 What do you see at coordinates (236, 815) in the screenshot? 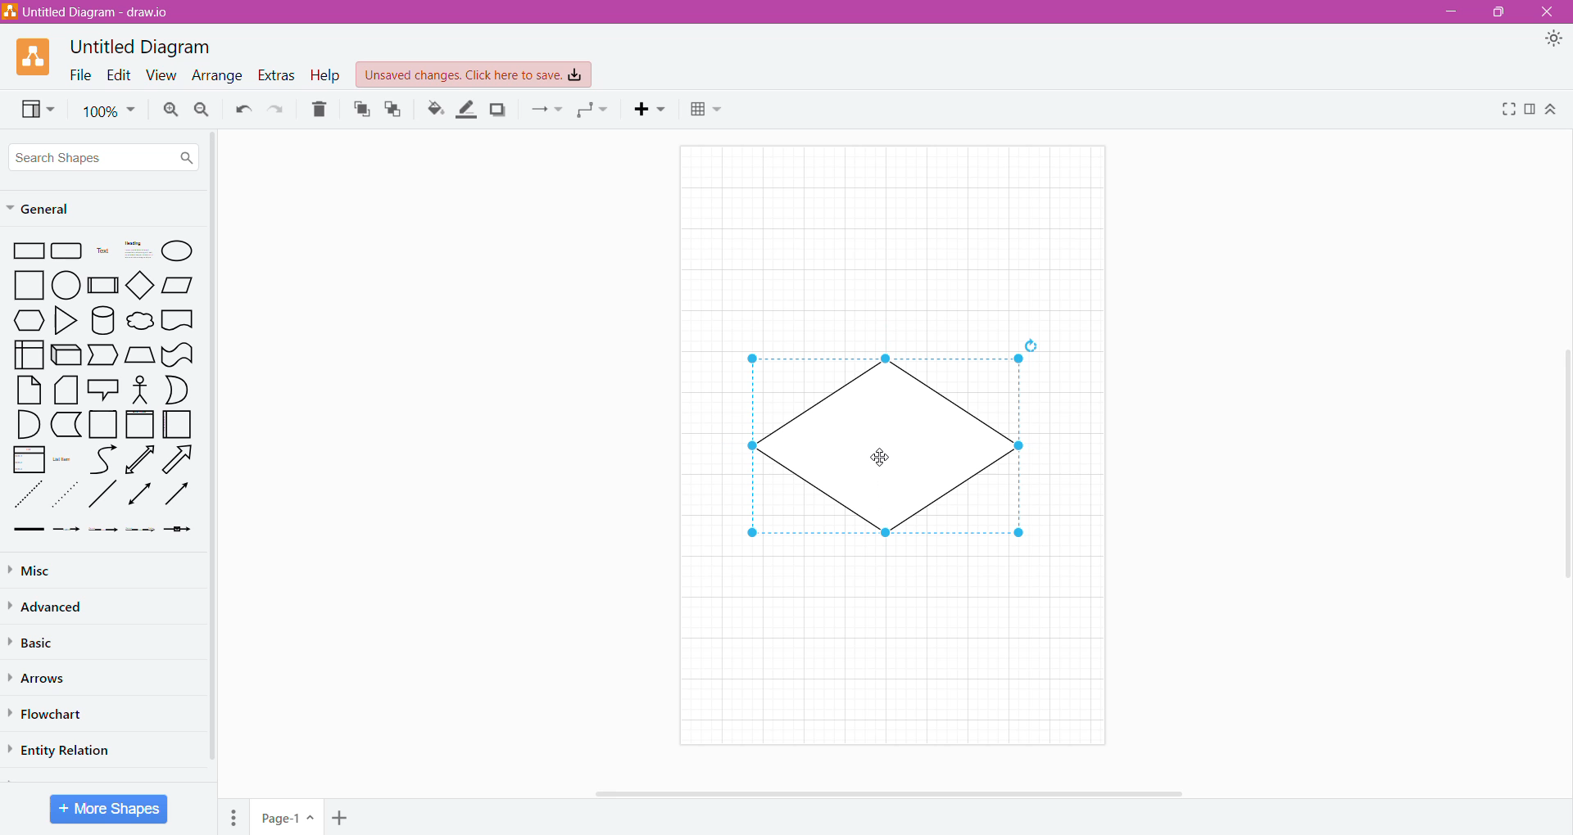
I see `` at bounding box center [236, 815].